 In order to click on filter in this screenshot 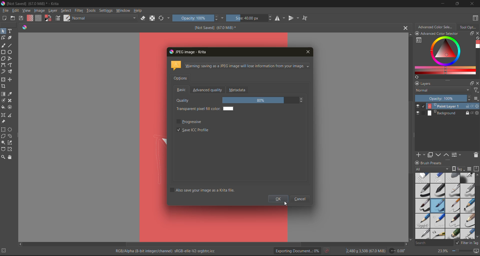, I will do `click(80, 10)`.